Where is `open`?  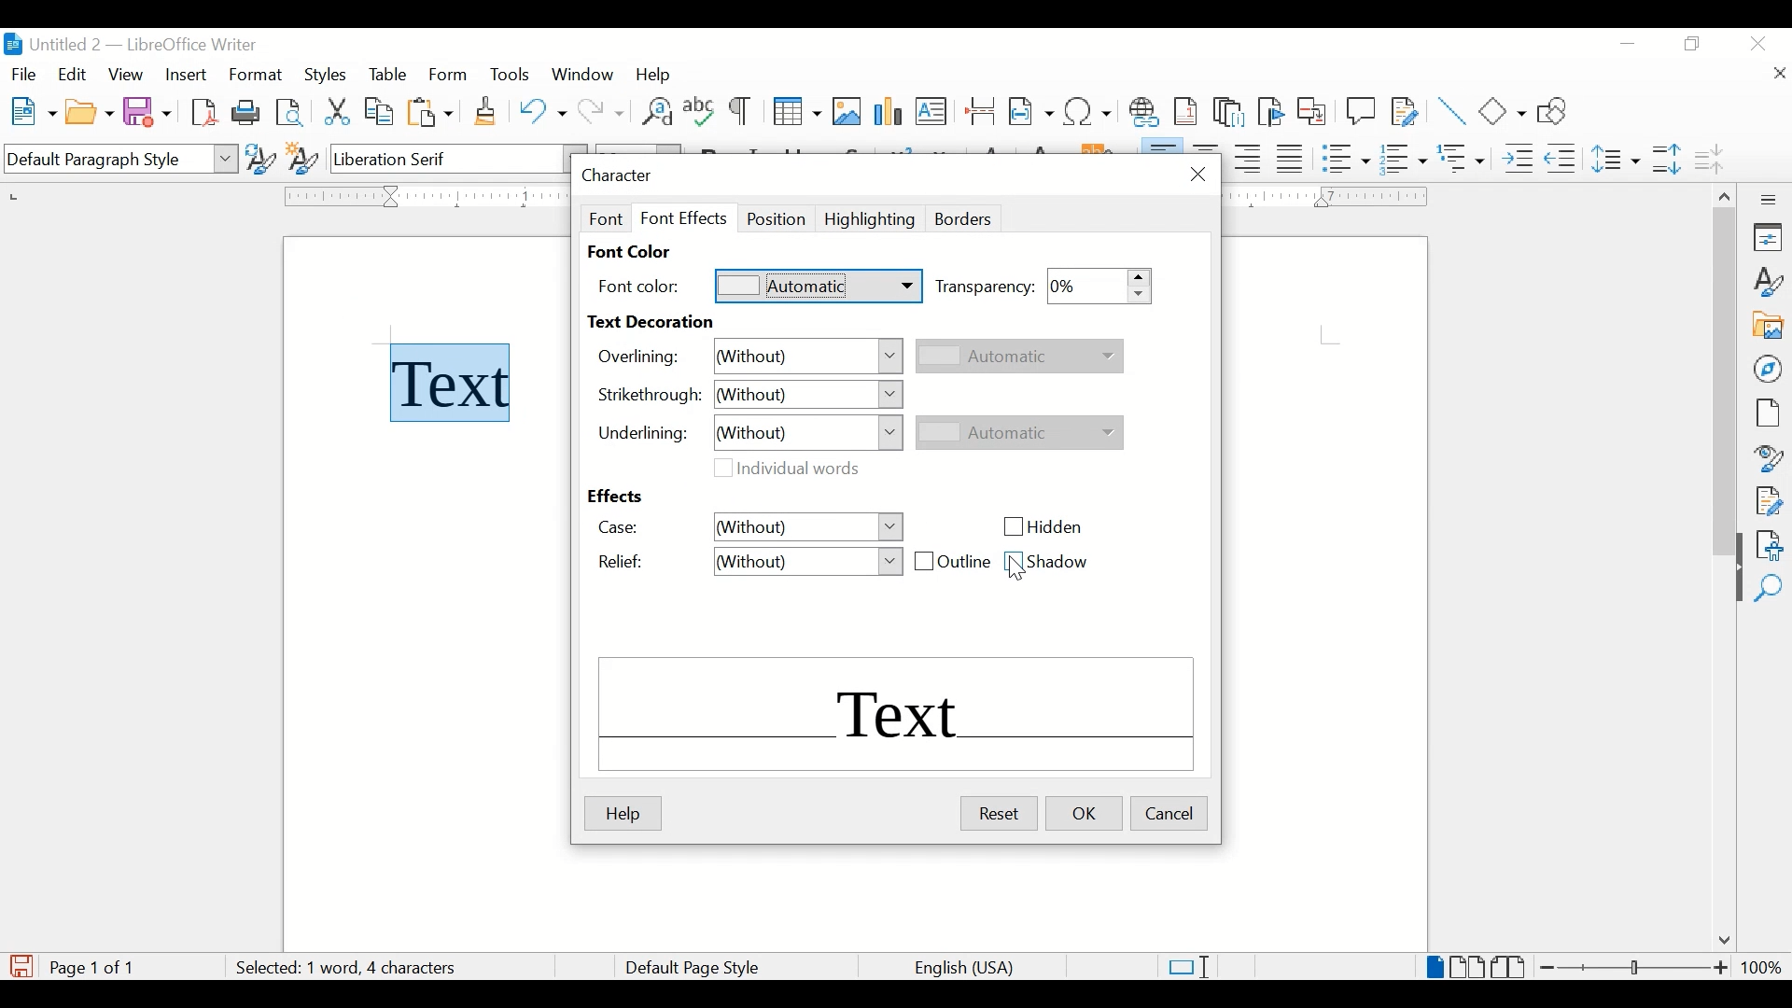
open is located at coordinates (89, 113).